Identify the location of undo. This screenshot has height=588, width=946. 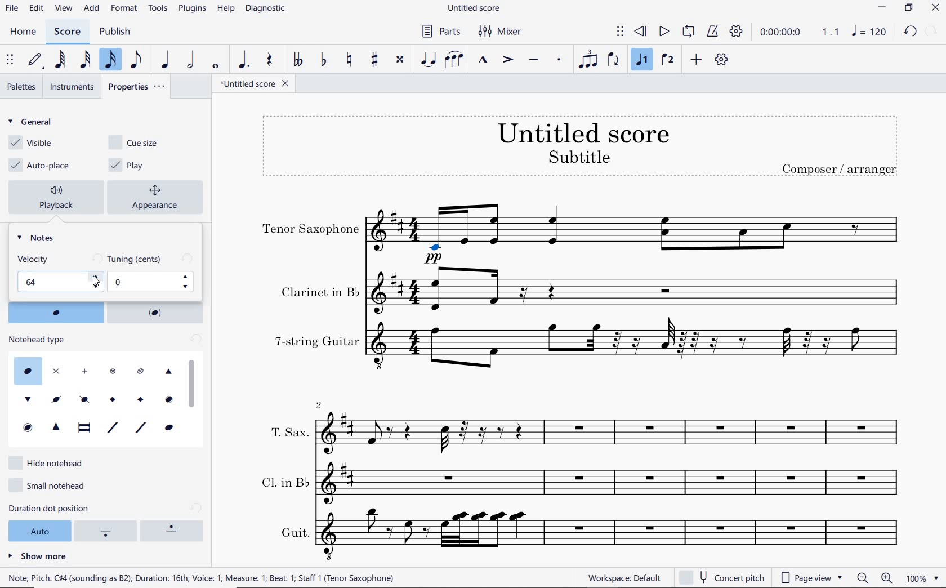
(911, 32).